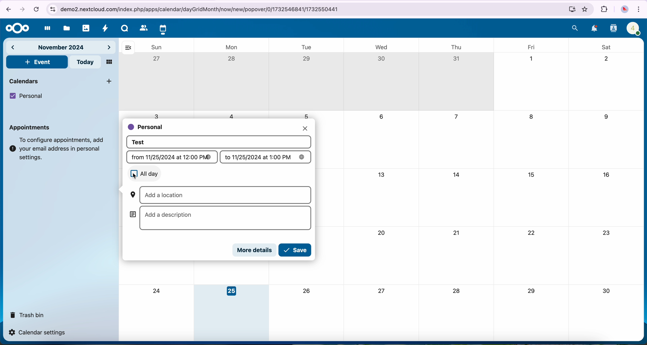 This screenshot has width=647, height=345. What do you see at coordinates (571, 9) in the screenshot?
I see `install Nextcloud` at bounding box center [571, 9].